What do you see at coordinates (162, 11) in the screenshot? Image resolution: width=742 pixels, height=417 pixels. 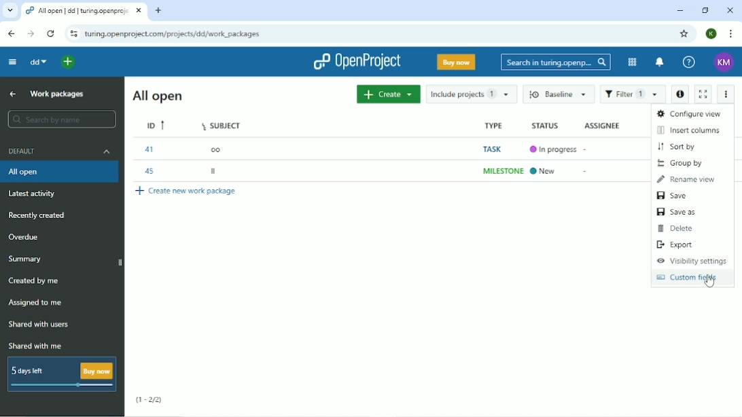 I see `new tabs` at bounding box center [162, 11].